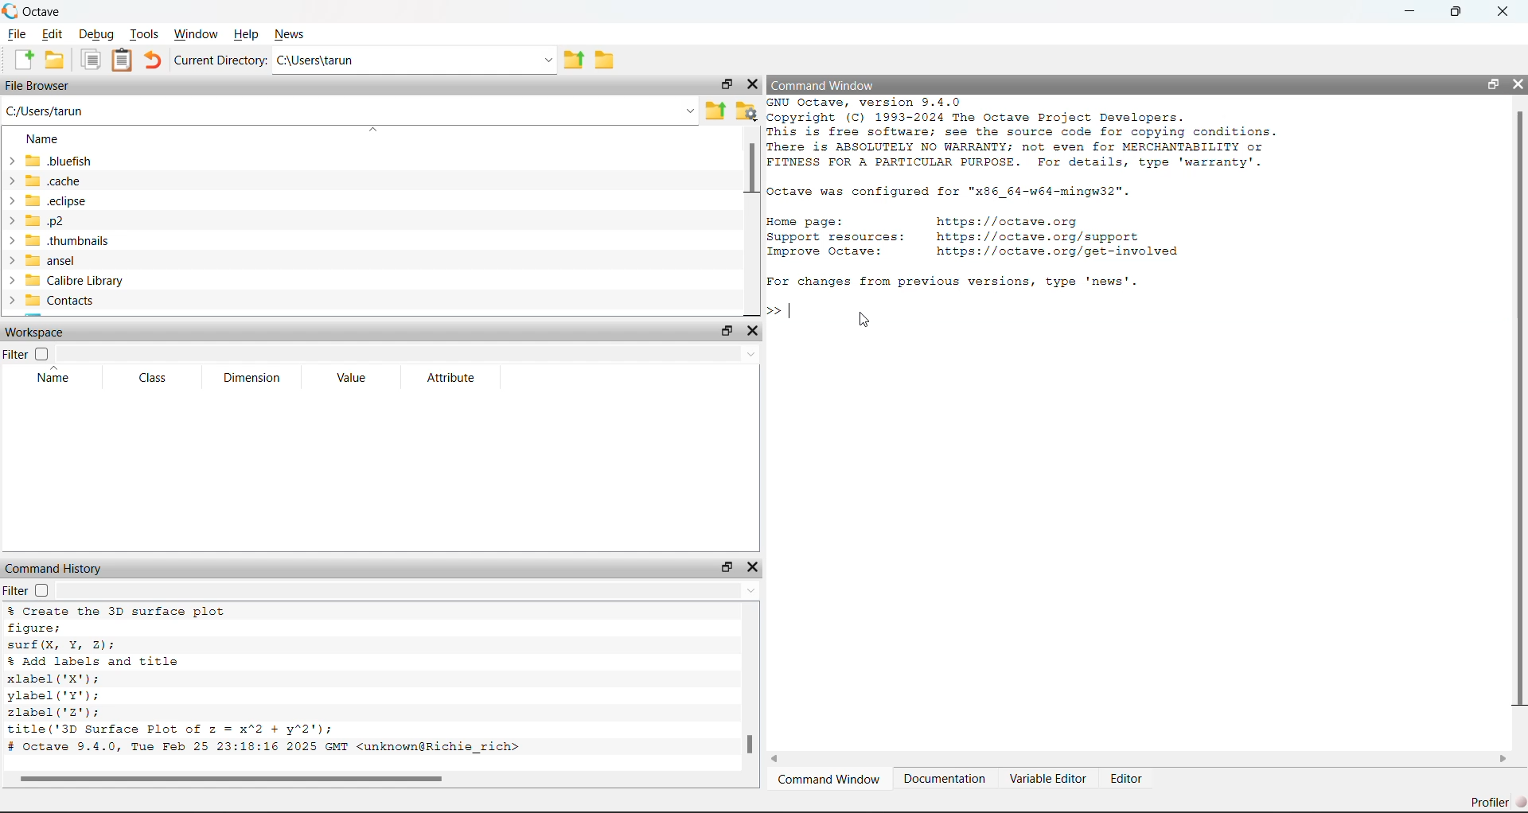 This screenshot has width=1528, height=813. I want to click on Restore Down, so click(726, 84).